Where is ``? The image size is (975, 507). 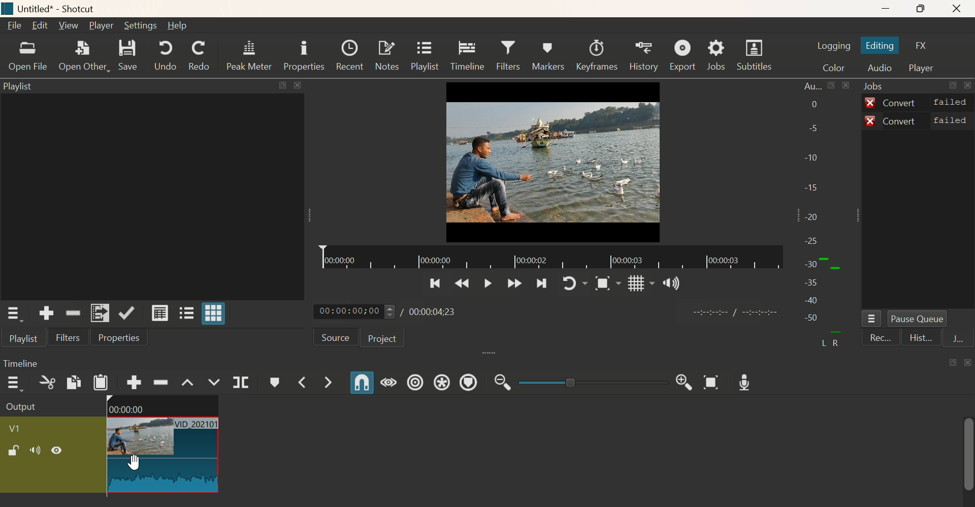  is located at coordinates (468, 383).